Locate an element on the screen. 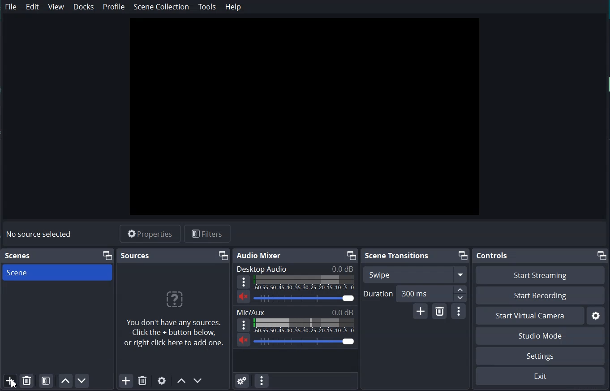  Exit is located at coordinates (541, 376).